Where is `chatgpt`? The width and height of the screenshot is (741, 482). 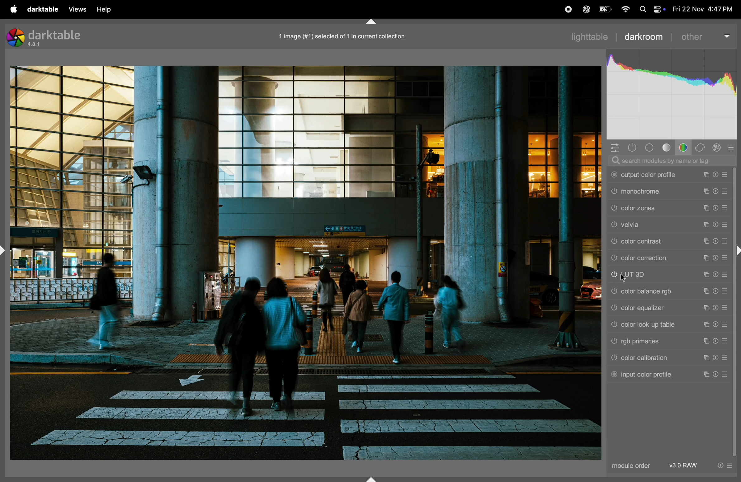 chatgpt is located at coordinates (584, 8).